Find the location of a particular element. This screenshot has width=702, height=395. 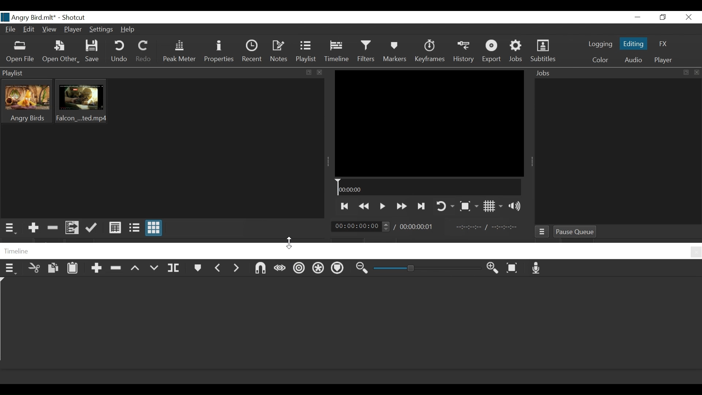

Toggle play or pause (space) is located at coordinates (382, 206).